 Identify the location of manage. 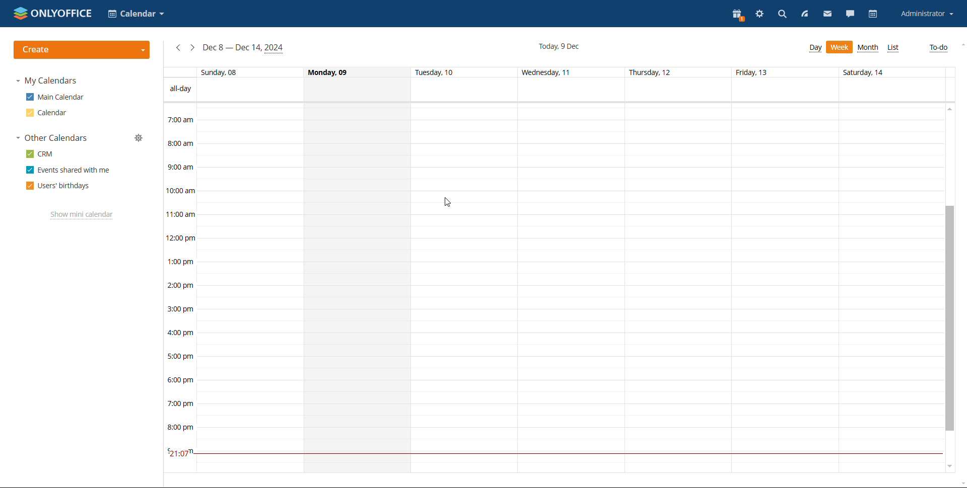
(139, 138).